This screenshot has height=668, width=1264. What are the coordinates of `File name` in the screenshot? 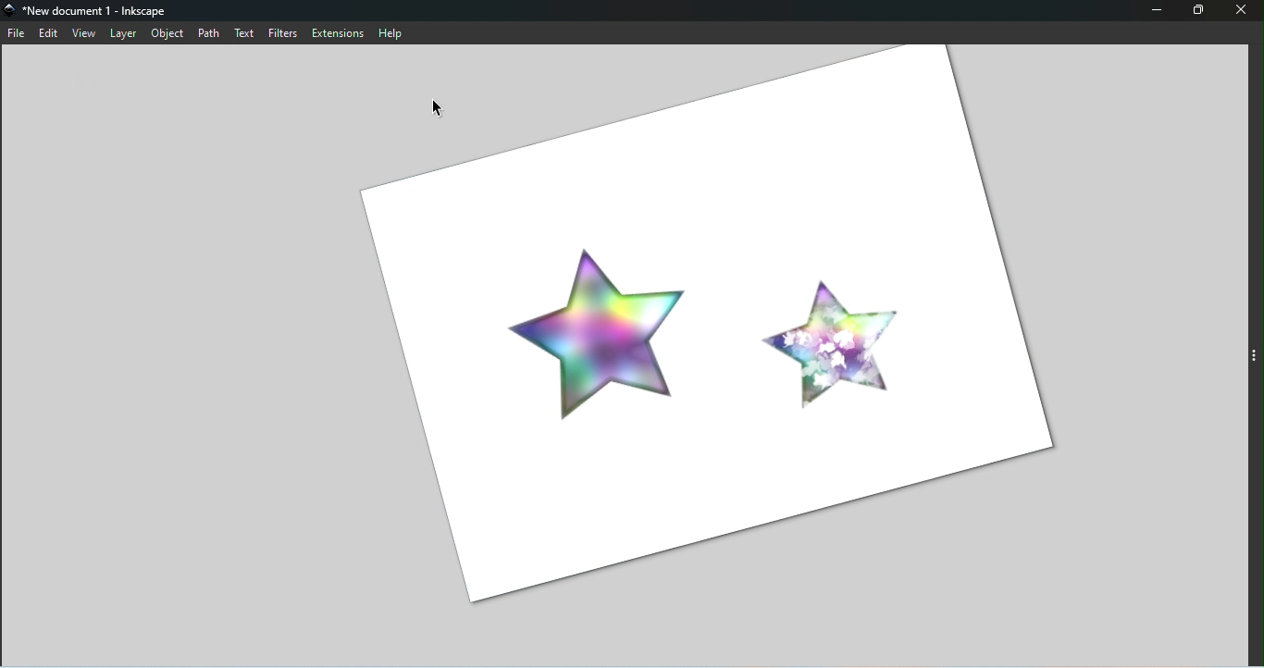 It's located at (98, 11).